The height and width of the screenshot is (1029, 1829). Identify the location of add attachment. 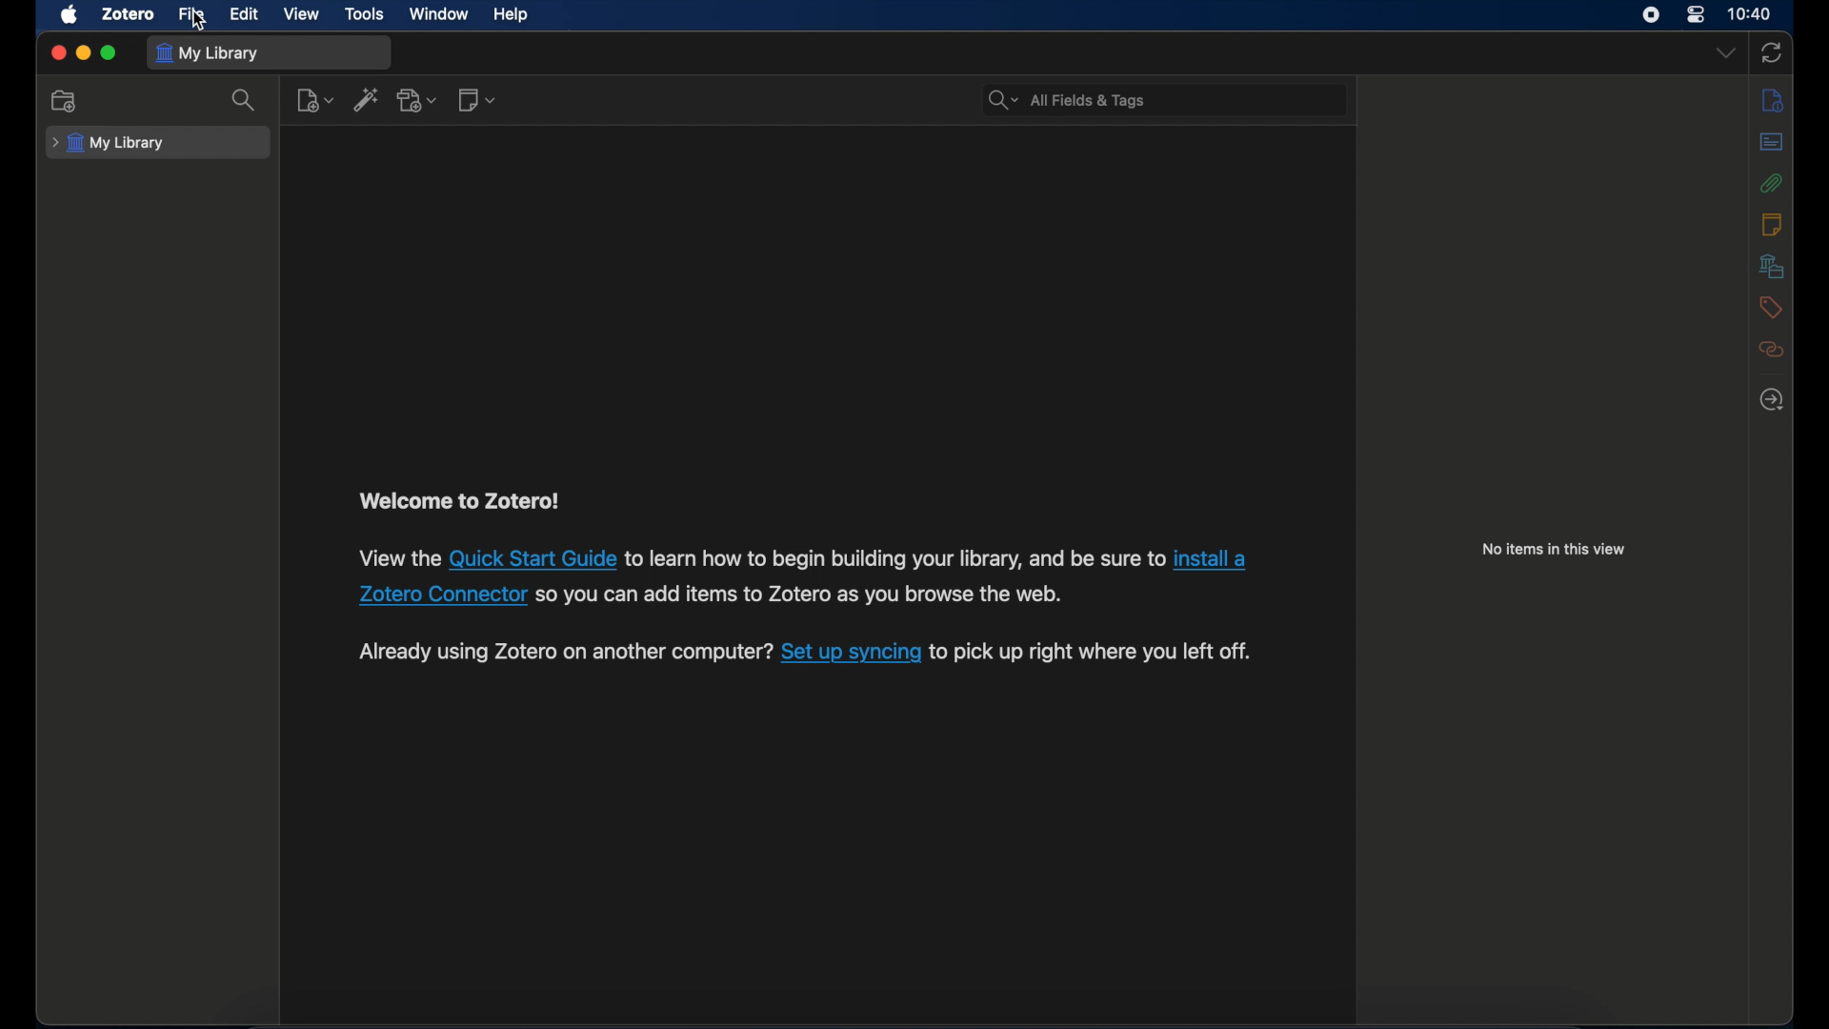
(419, 101).